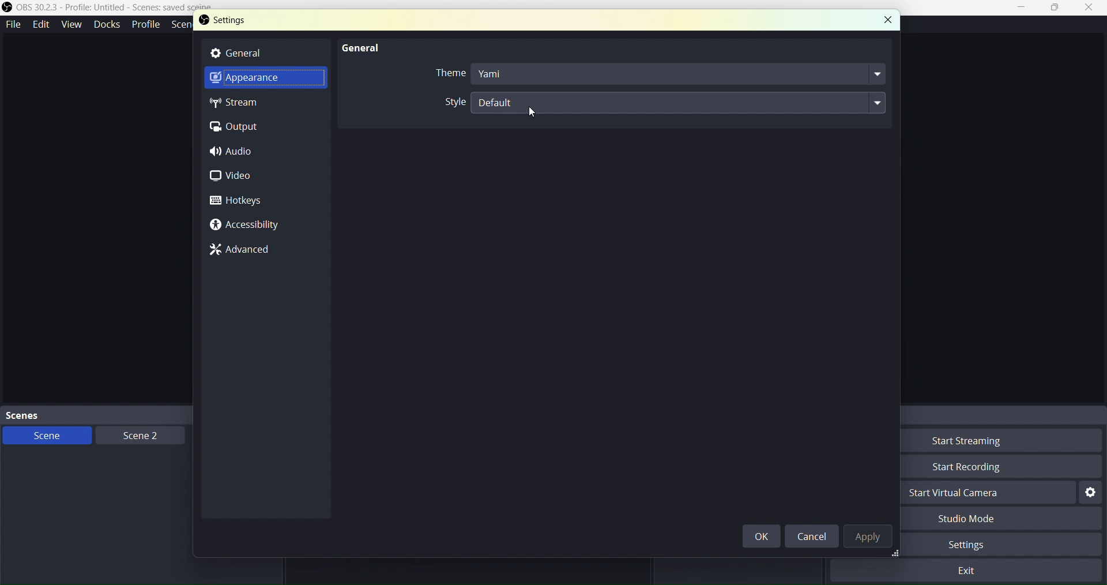 The height and width of the screenshot is (585, 1107). Describe the element at coordinates (658, 75) in the screenshot. I see `Theme` at that location.